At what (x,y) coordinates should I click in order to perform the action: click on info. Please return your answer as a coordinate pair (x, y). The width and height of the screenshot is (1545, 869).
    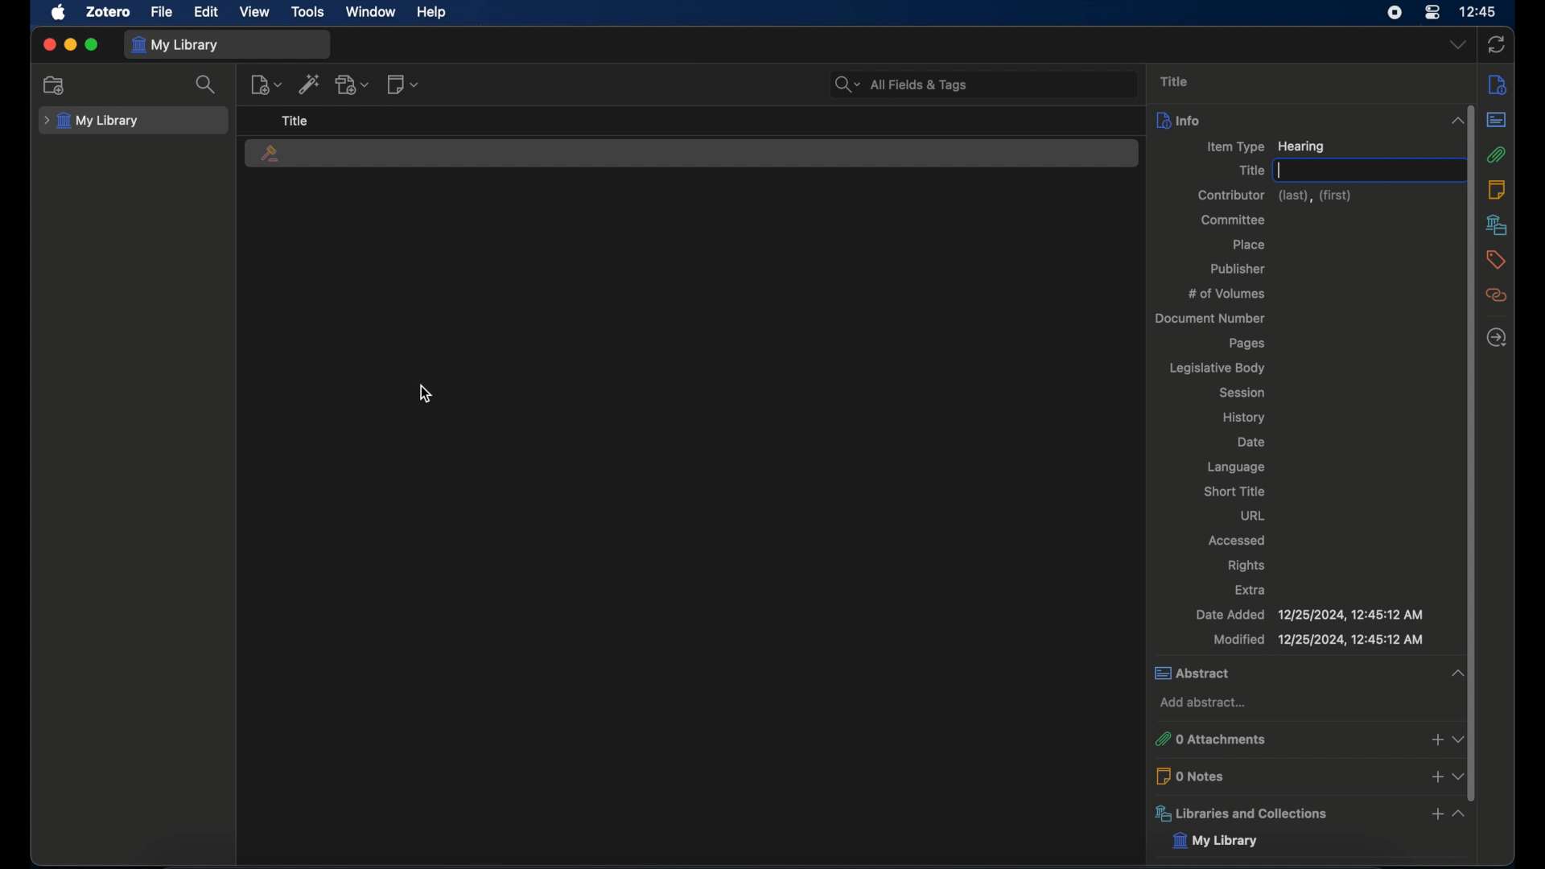
    Looking at the image, I should click on (1310, 120).